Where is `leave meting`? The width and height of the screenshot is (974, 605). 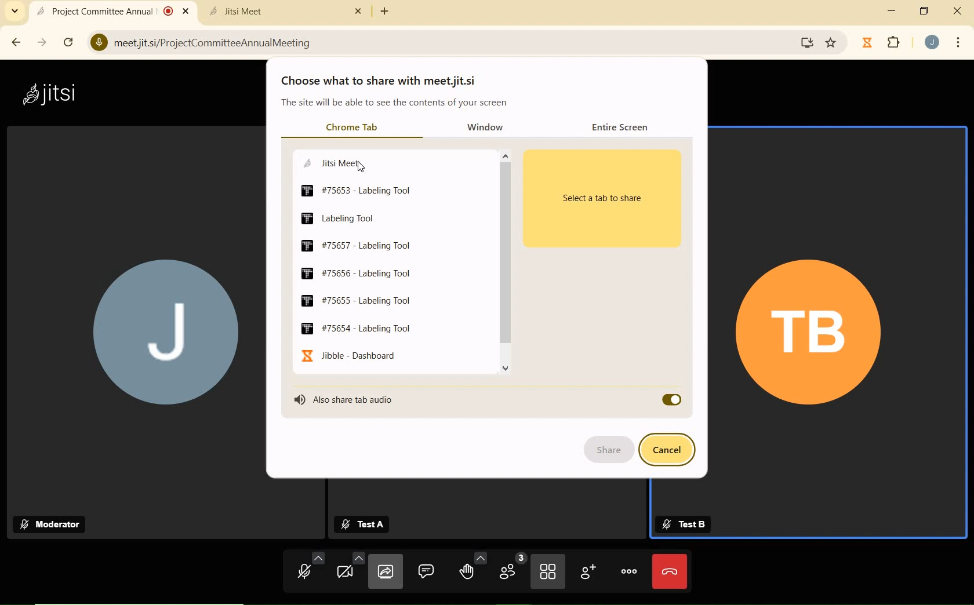
leave meting is located at coordinates (669, 571).